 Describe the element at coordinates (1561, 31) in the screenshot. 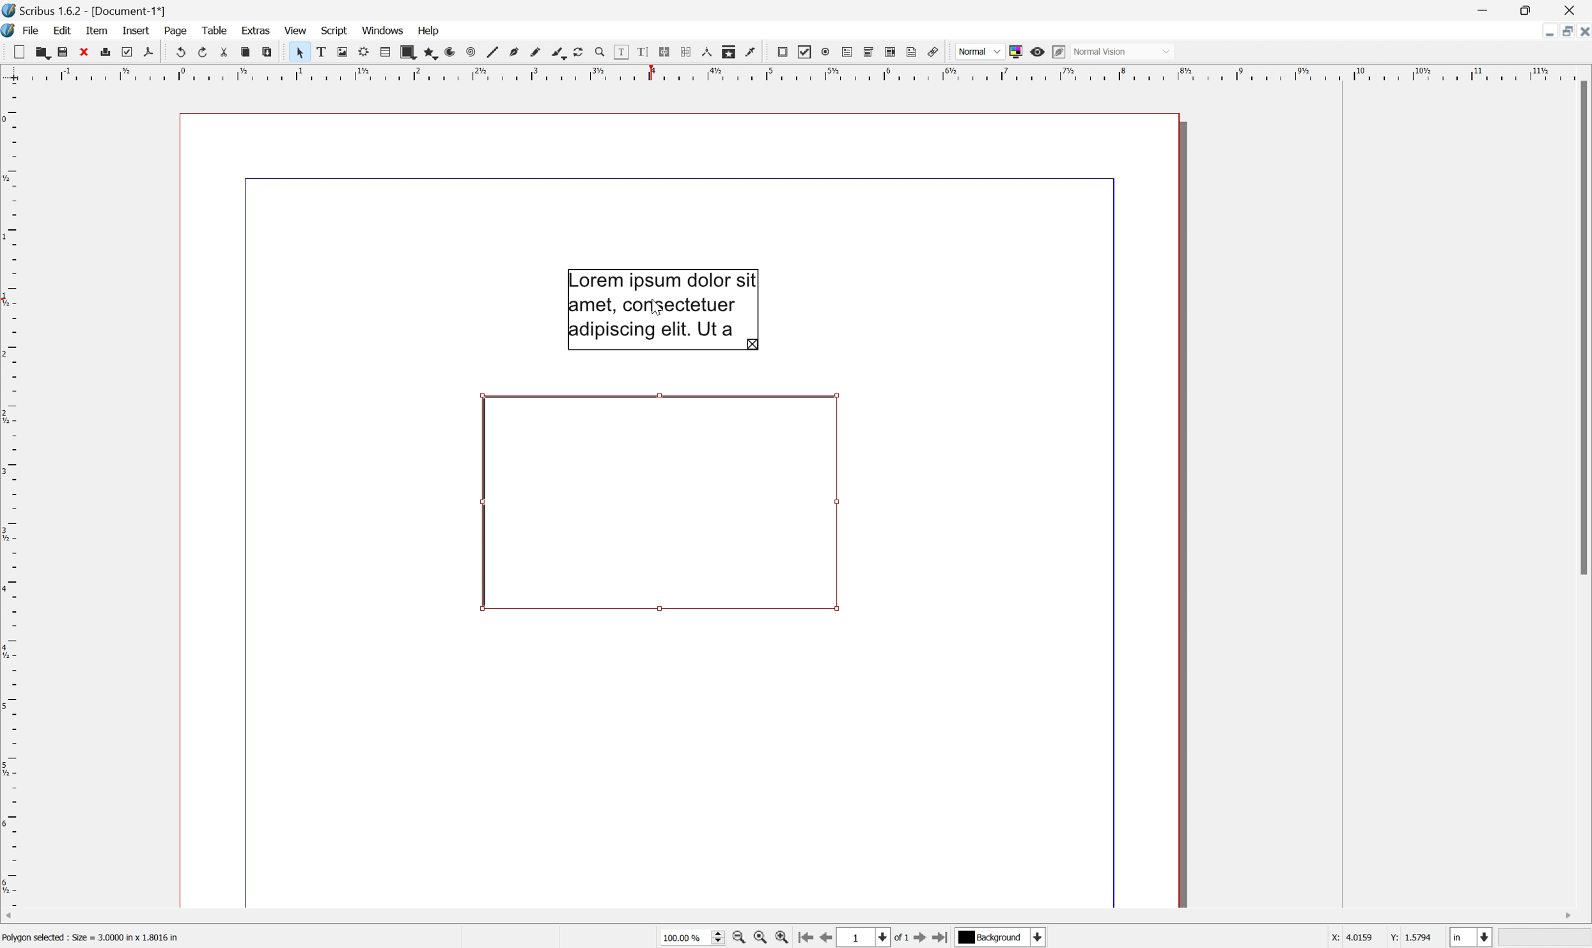

I see `Restore down` at that location.